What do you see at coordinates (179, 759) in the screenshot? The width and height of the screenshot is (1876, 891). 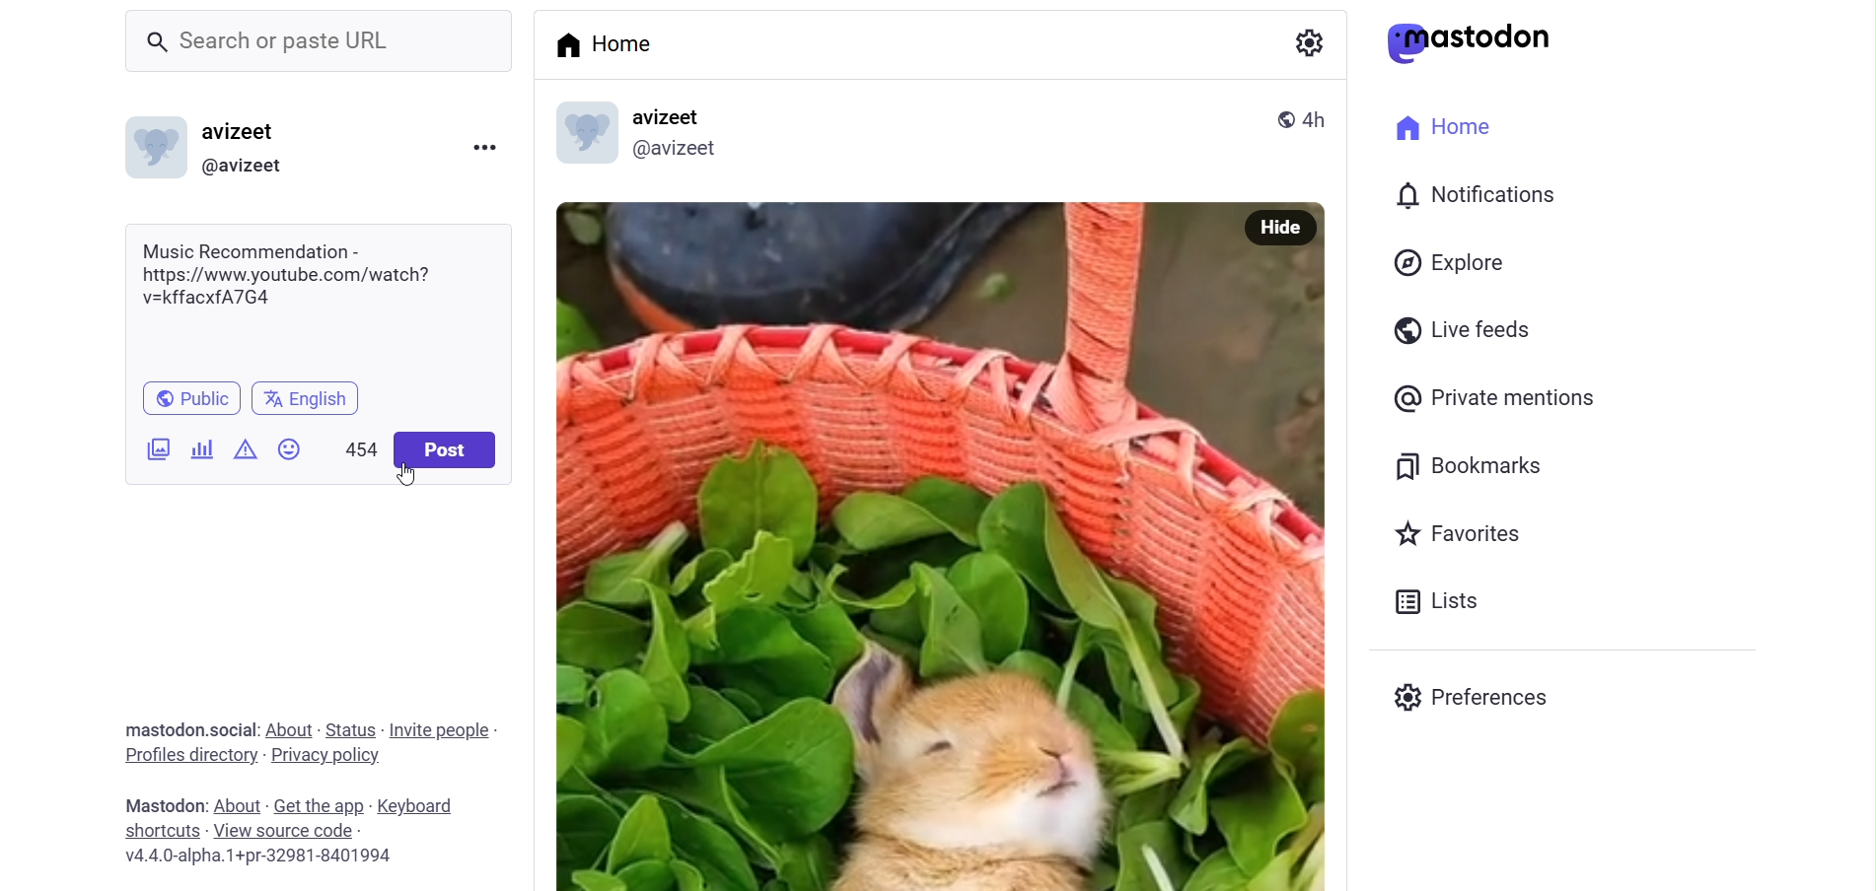 I see `profiles` at bounding box center [179, 759].